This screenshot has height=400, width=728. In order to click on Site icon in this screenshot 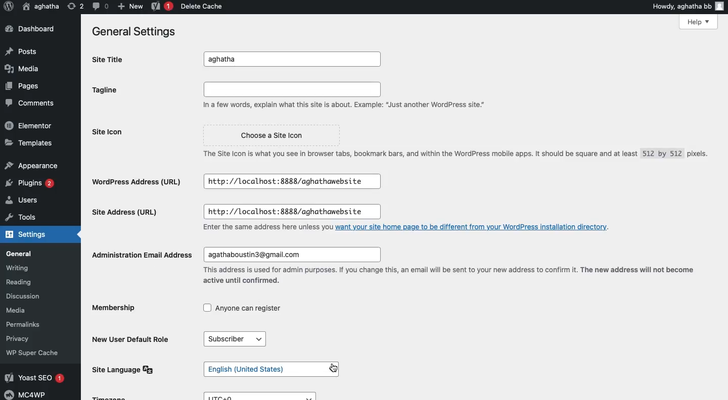, I will do `click(111, 132)`.